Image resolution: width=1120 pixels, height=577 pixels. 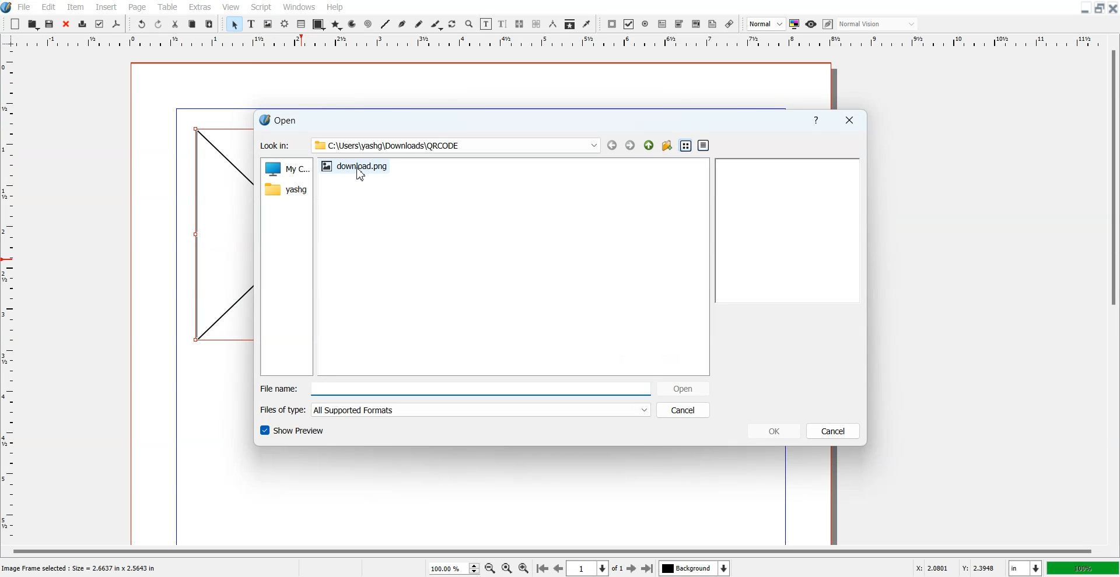 I want to click on Create new folder, so click(x=666, y=146).